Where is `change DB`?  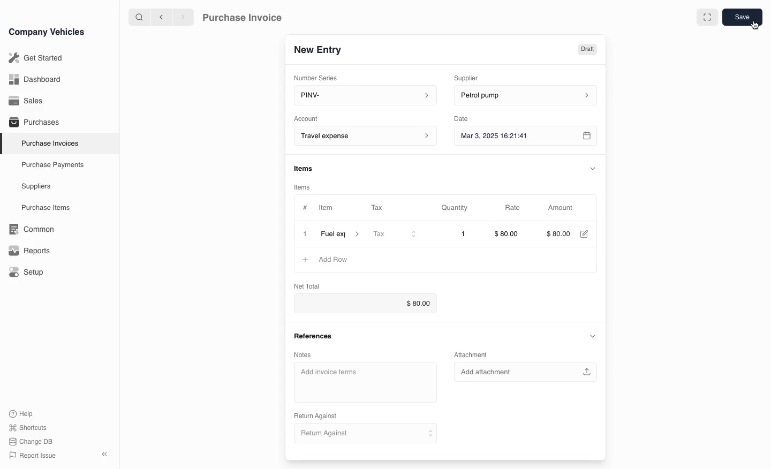 change DB is located at coordinates (32, 442).